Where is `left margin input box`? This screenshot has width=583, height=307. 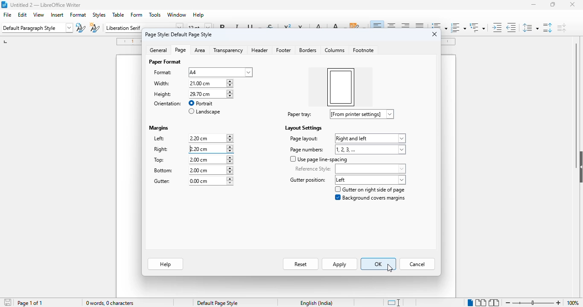 left margin input box is located at coordinates (201, 138).